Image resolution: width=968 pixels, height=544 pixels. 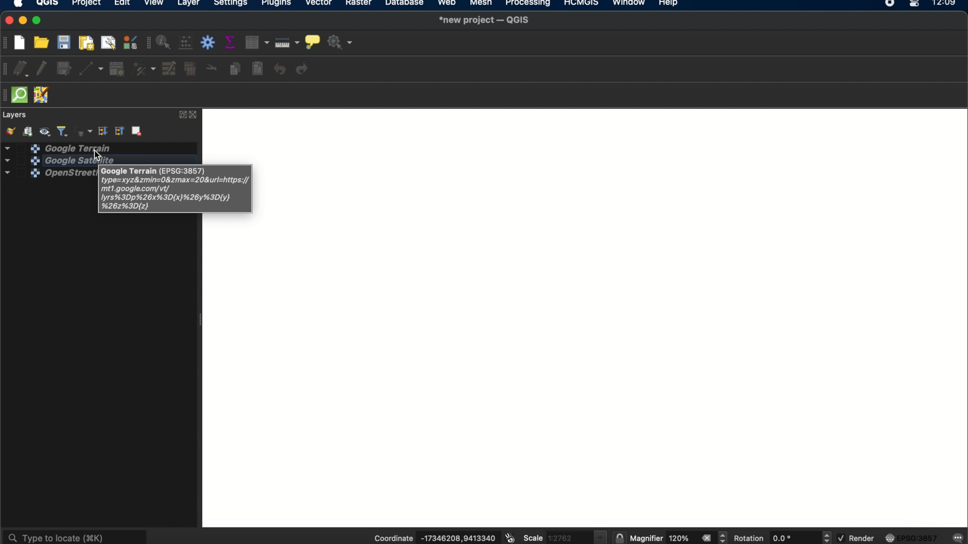 What do you see at coordinates (580, 4) in the screenshot?
I see `HCMGIS` at bounding box center [580, 4].